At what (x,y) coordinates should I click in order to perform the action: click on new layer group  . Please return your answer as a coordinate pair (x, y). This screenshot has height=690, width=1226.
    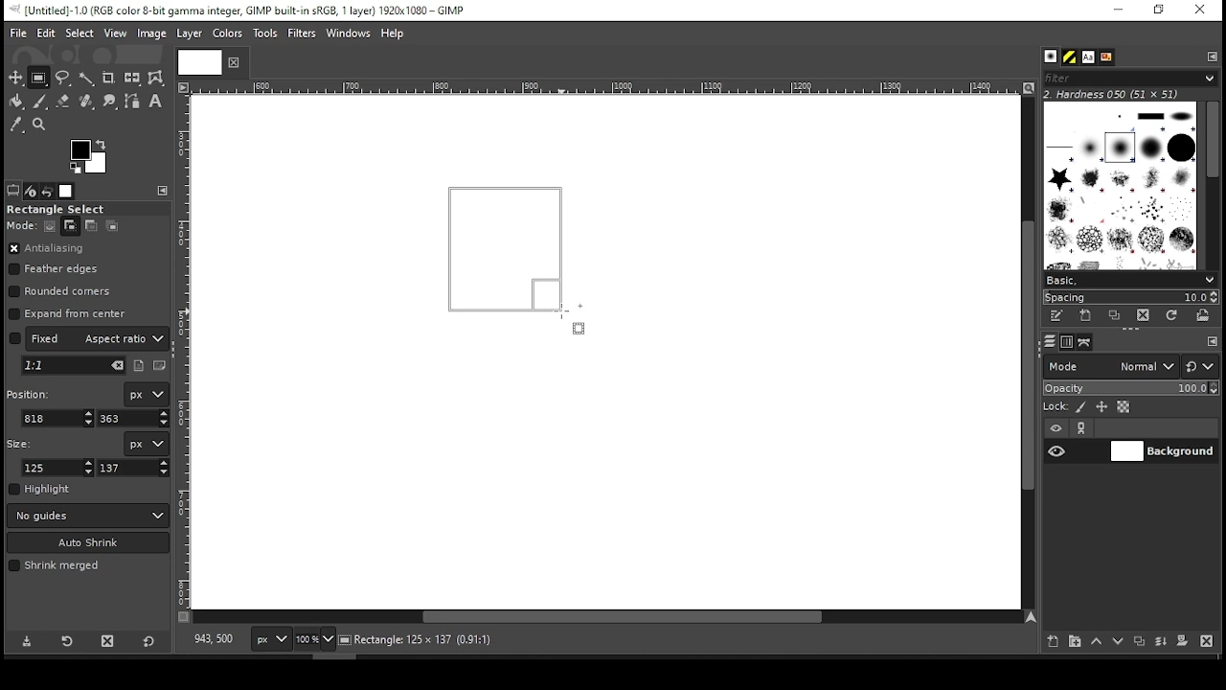
    Looking at the image, I should click on (1074, 641).